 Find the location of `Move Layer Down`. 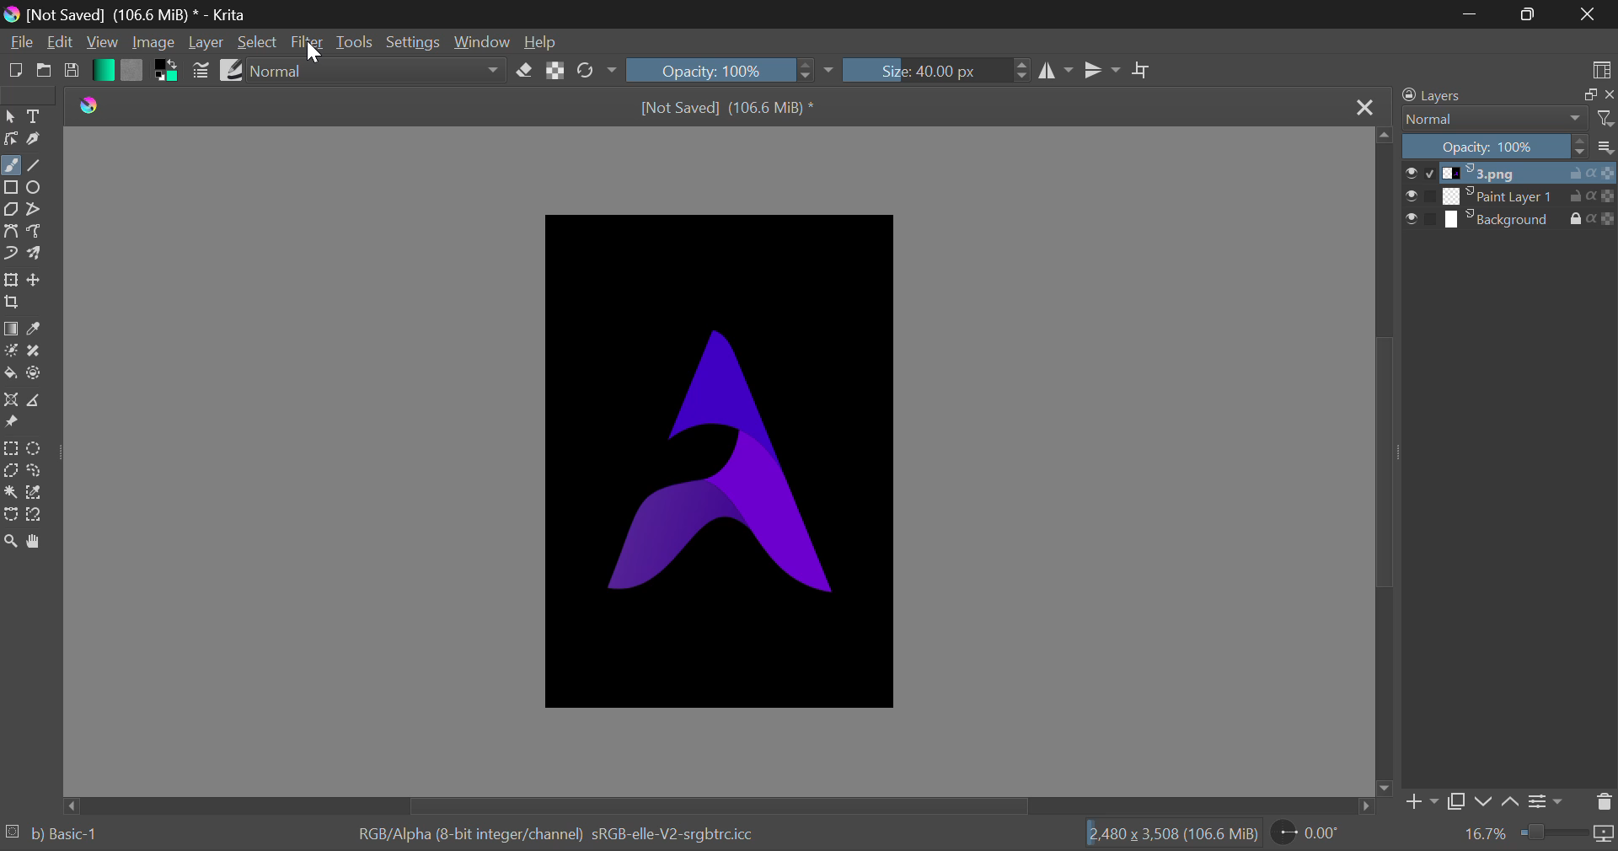

Move Layer Down is located at coordinates (1487, 800).